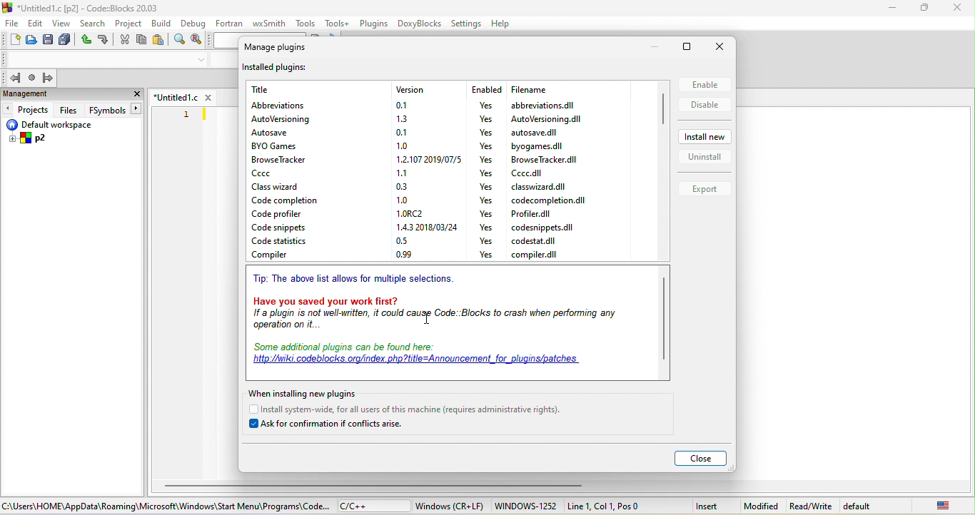  Describe the element at coordinates (485, 228) in the screenshot. I see `yes` at that location.